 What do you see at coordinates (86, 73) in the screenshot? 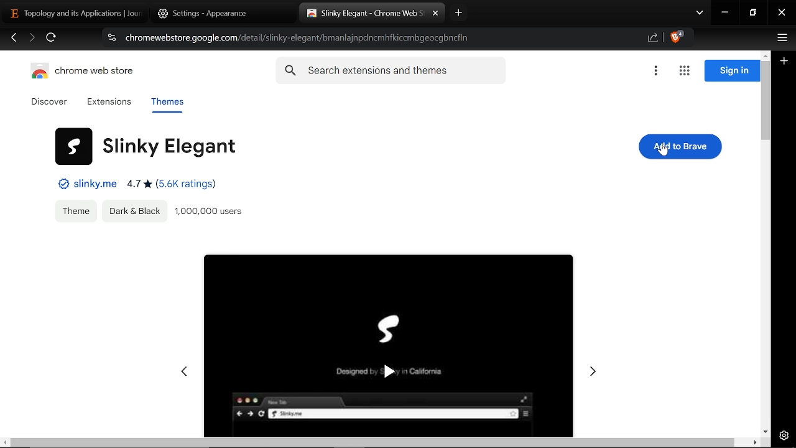
I see `Chrome web store` at bounding box center [86, 73].